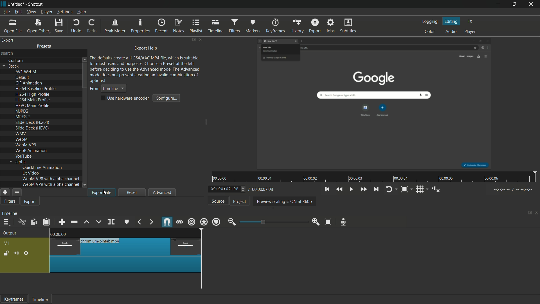 The width and height of the screenshot is (540, 304). I want to click on zoom timeline to fit, so click(329, 222).